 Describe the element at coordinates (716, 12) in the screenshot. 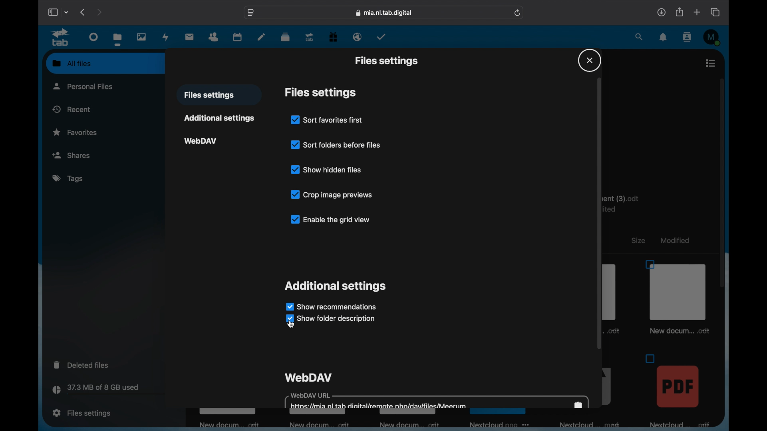

I see `show tab overview` at that location.